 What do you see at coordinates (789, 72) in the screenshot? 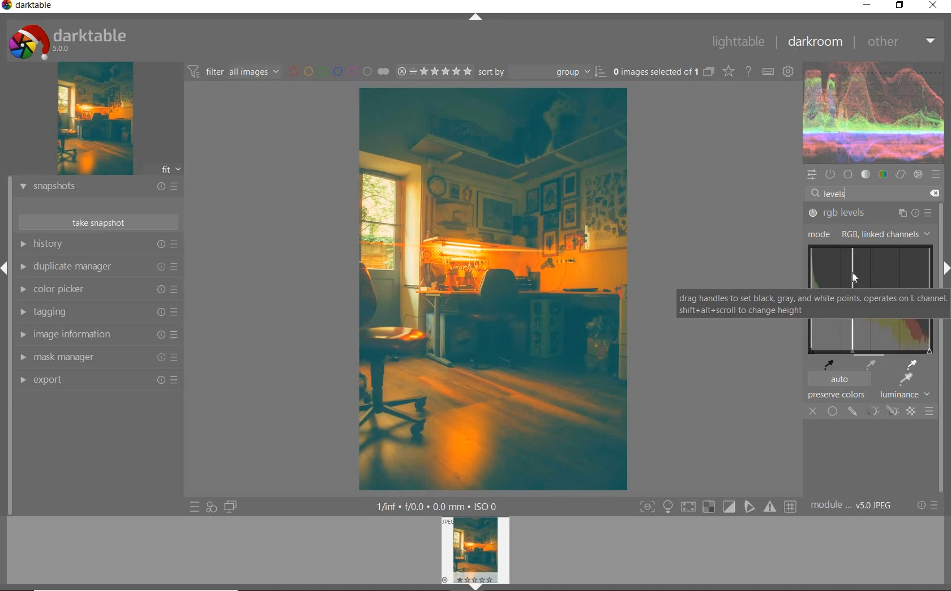
I see `show global preferences` at bounding box center [789, 72].